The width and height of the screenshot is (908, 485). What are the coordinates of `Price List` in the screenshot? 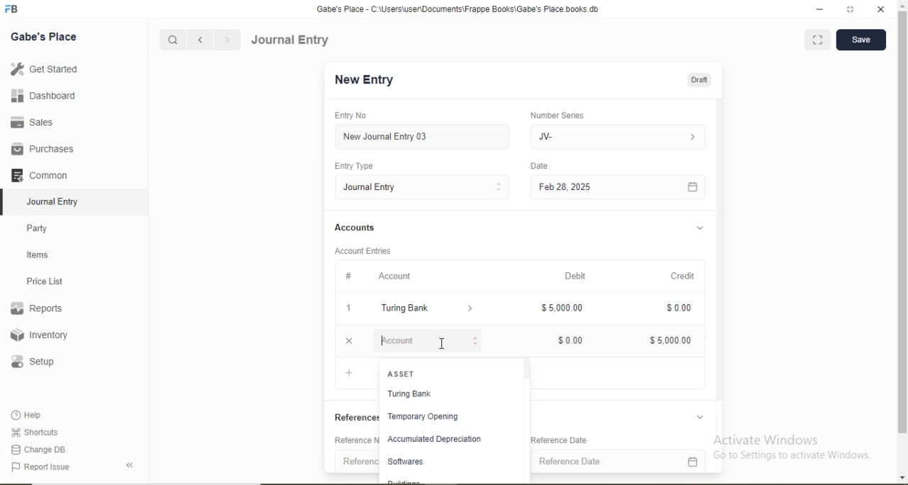 It's located at (44, 281).